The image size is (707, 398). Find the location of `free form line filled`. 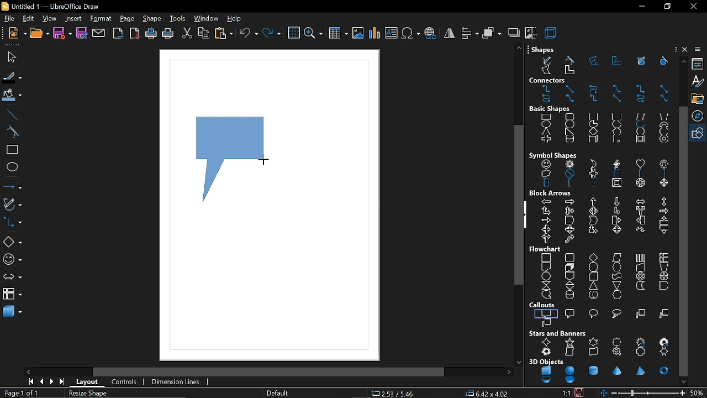

free form line filled is located at coordinates (641, 61).